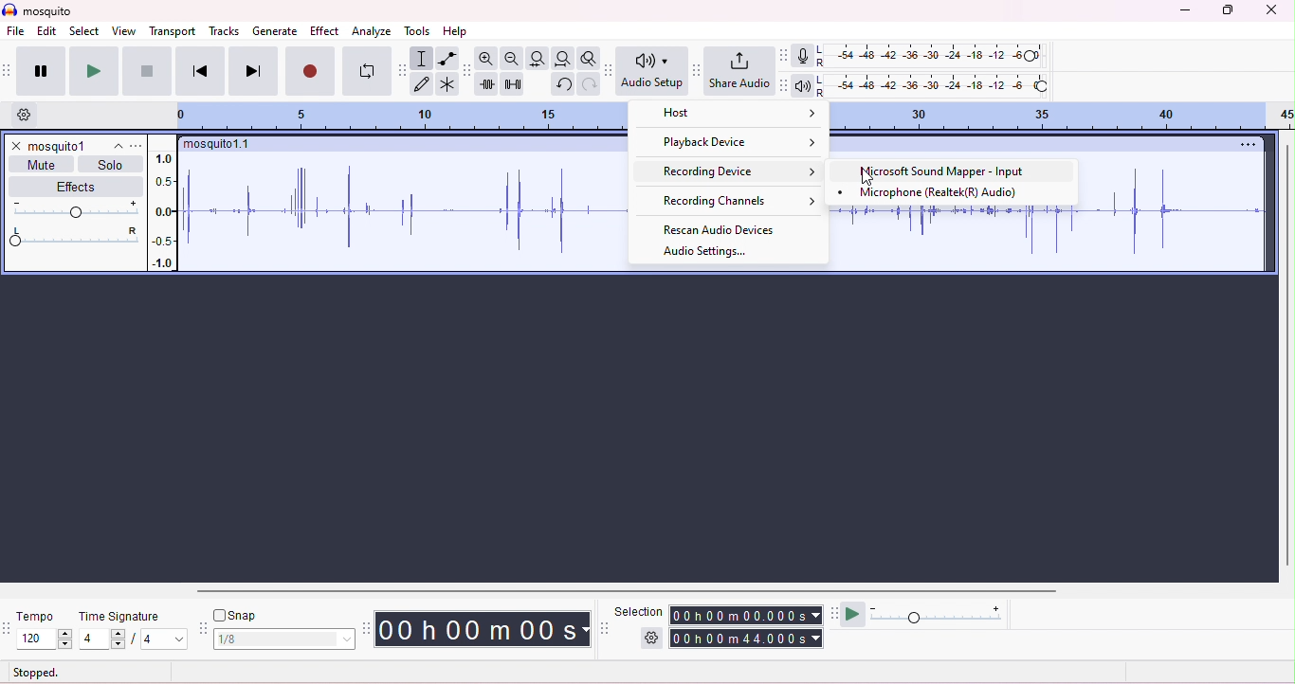 Image resolution: width=1295 pixels, height=684 pixels. Describe the element at coordinates (368, 628) in the screenshot. I see `time tool` at that location.